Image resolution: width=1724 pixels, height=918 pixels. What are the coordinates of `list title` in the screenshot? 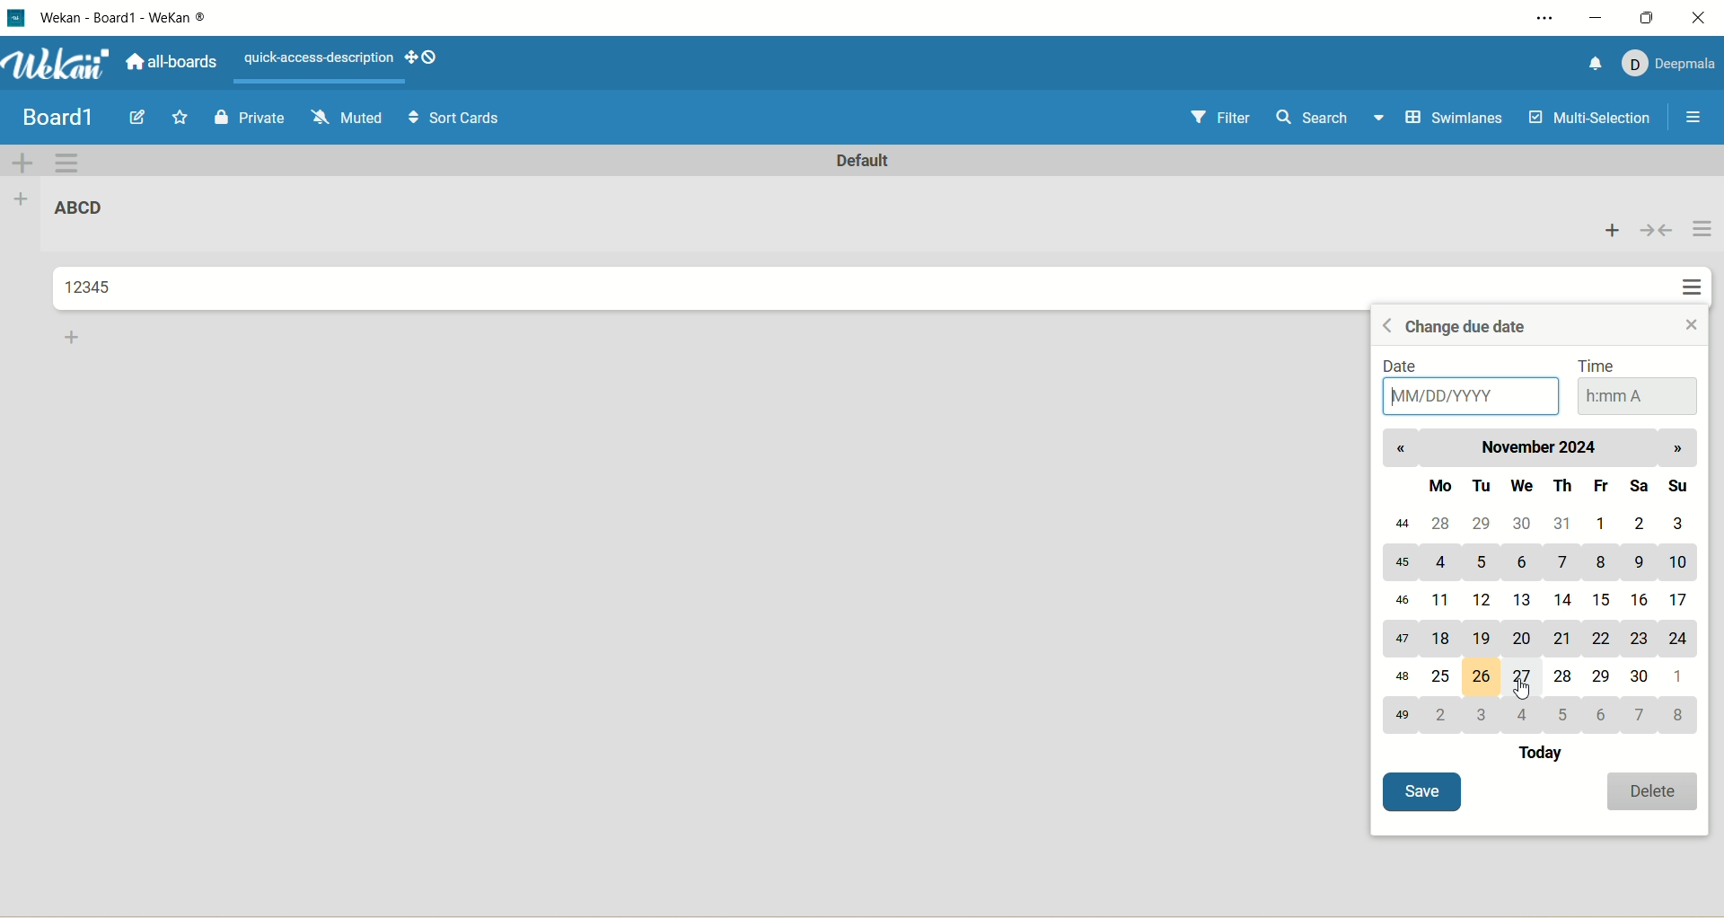 It's located at (80, 207).